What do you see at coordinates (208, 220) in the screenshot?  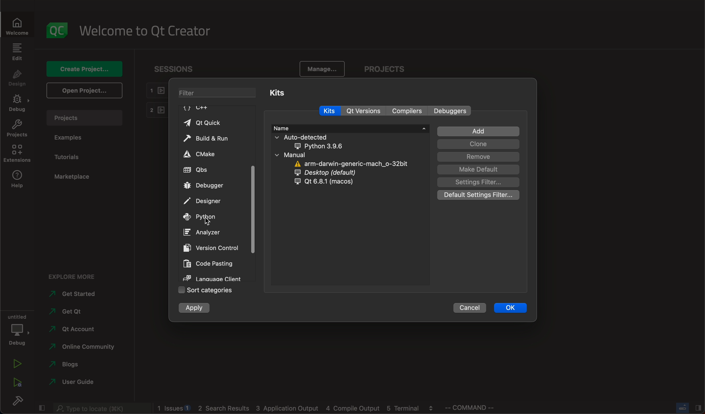 I see `on key up` at bounding box center [208, 220].